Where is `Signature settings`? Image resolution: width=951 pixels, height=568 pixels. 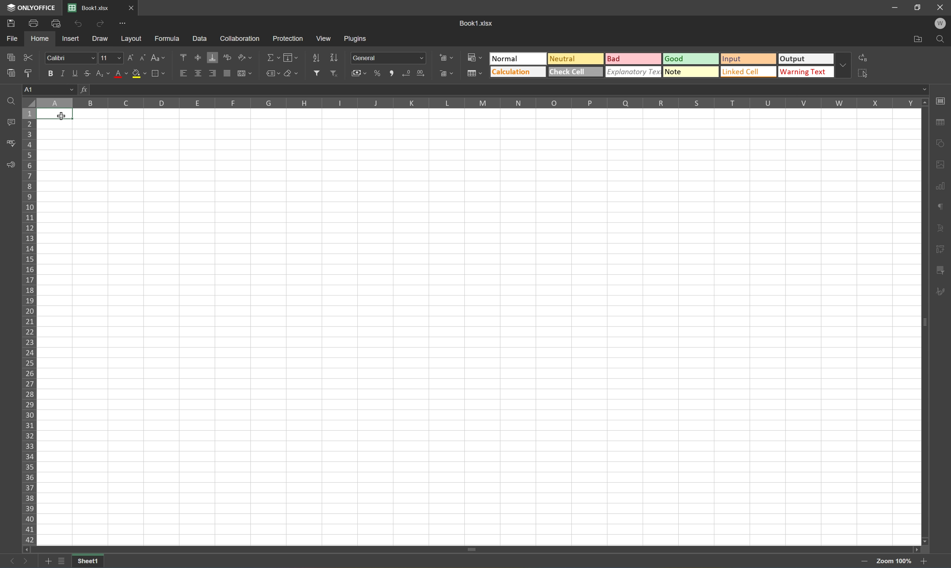 Signature settings is located at coordinates (940, 295).